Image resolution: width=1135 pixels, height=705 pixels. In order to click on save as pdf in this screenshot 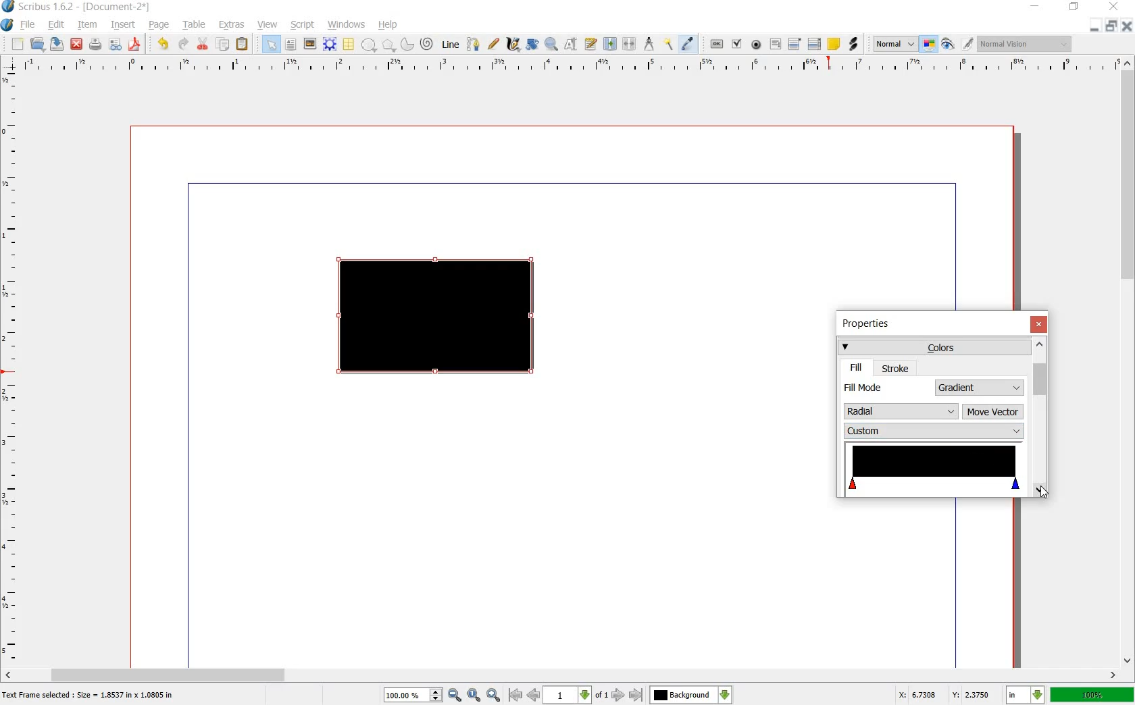, I will do `click(134, 45)`.